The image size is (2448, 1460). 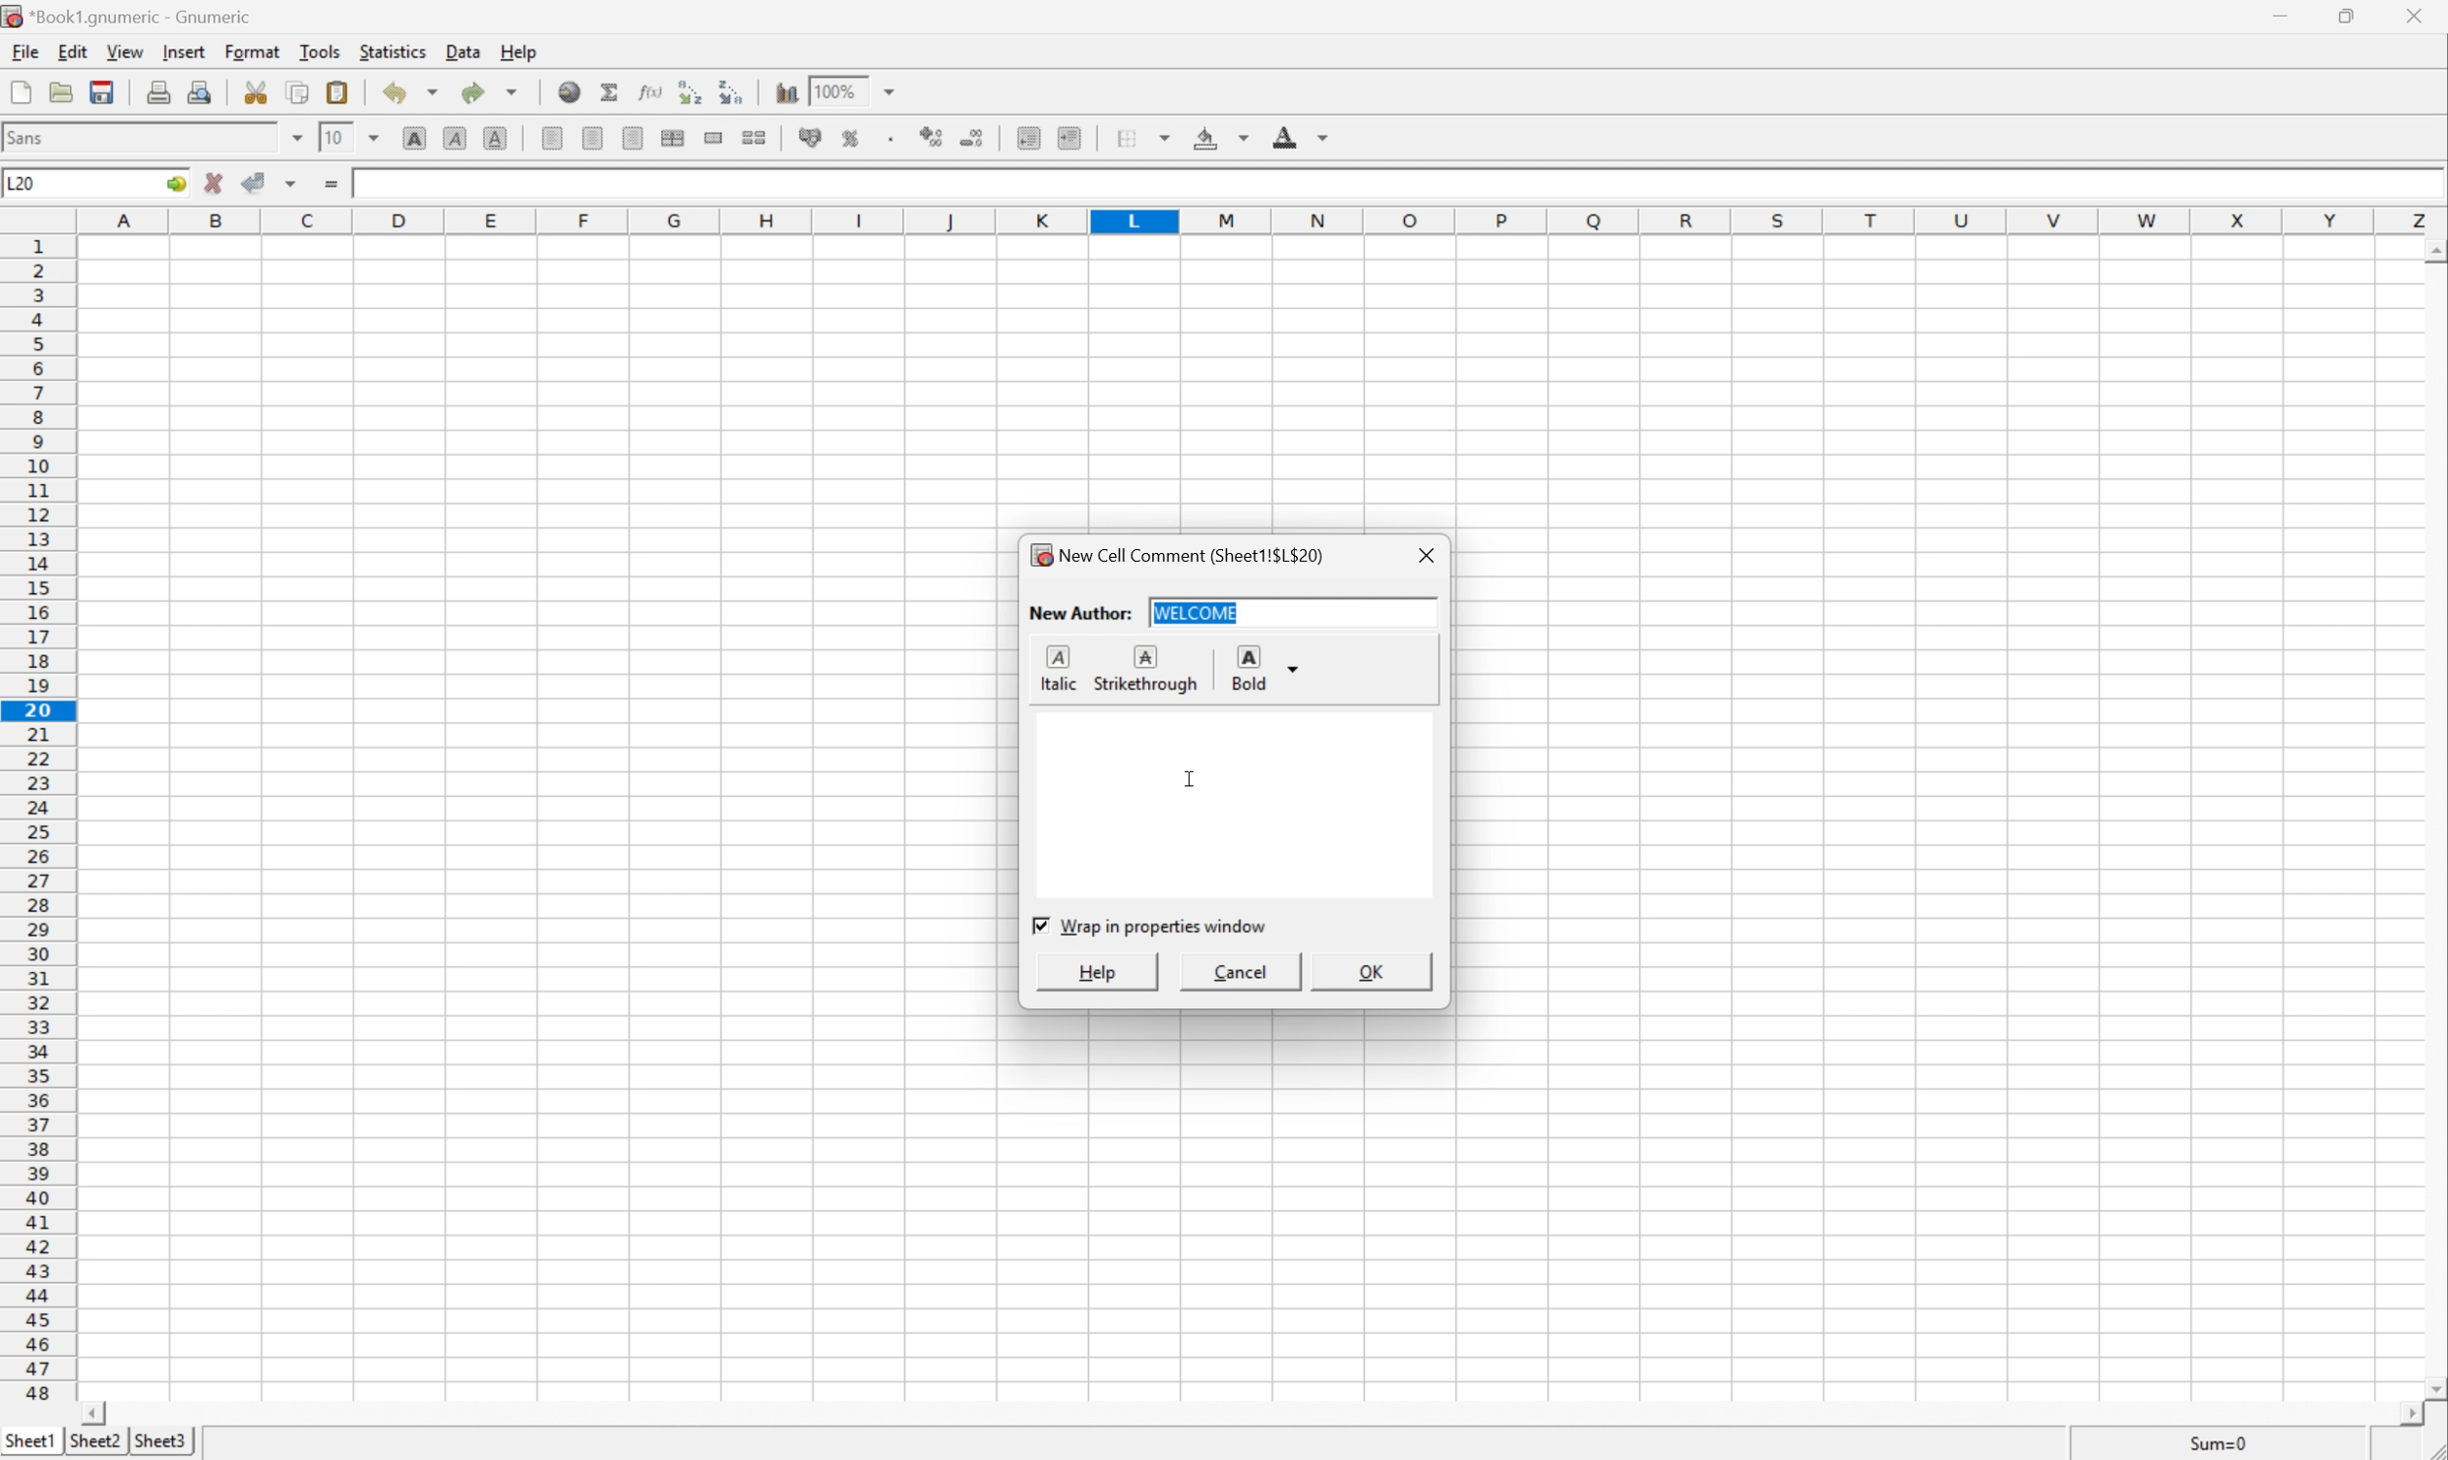 I want to click on Bold, so click(x=1251, y=668).